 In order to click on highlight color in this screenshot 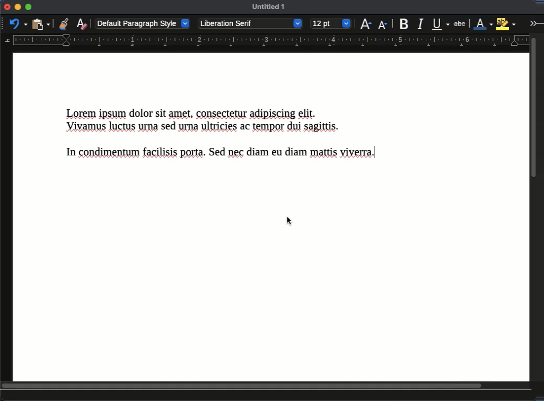, I will do `click(506, 23)`.